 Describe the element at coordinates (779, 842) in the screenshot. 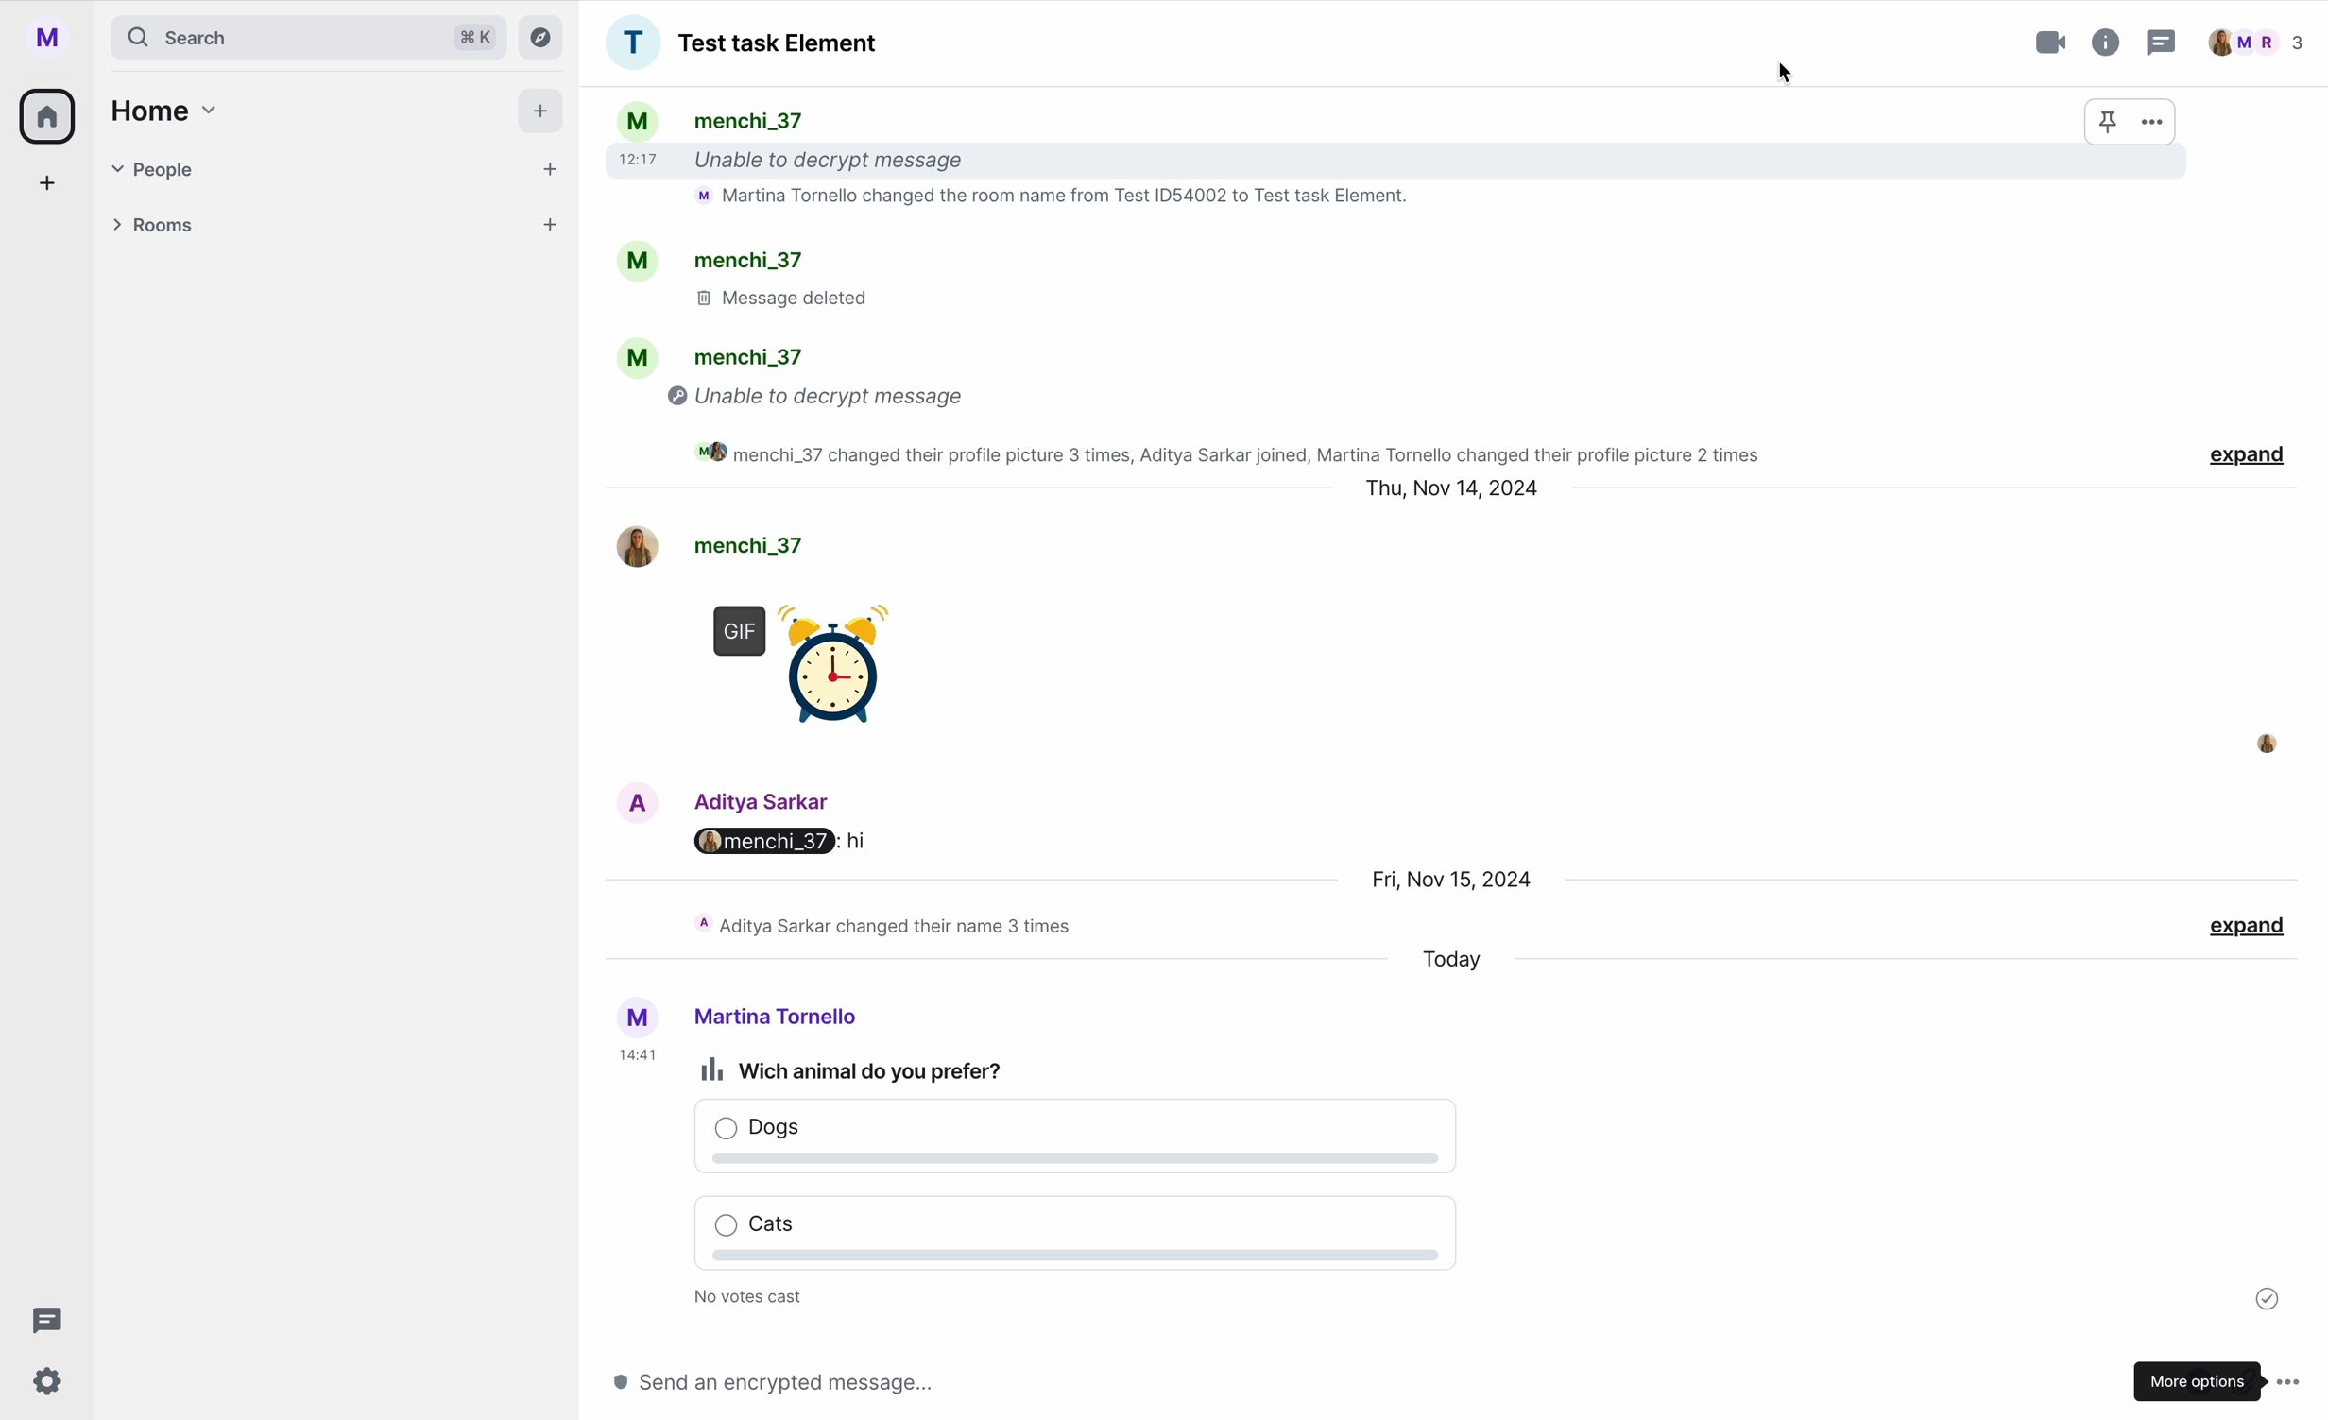

I see `` at that location.